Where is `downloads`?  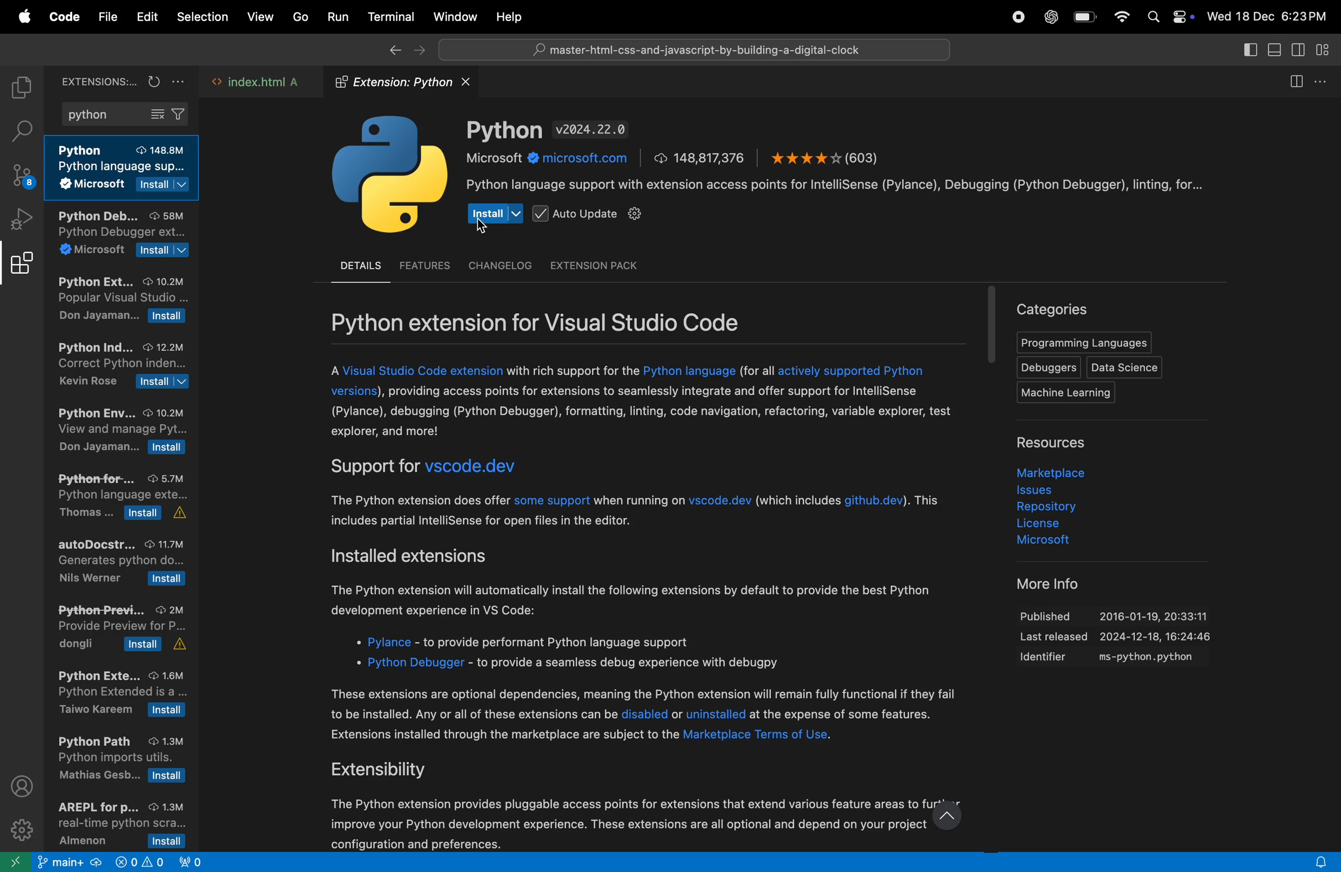
downloads is located at coordinates (701, 158).